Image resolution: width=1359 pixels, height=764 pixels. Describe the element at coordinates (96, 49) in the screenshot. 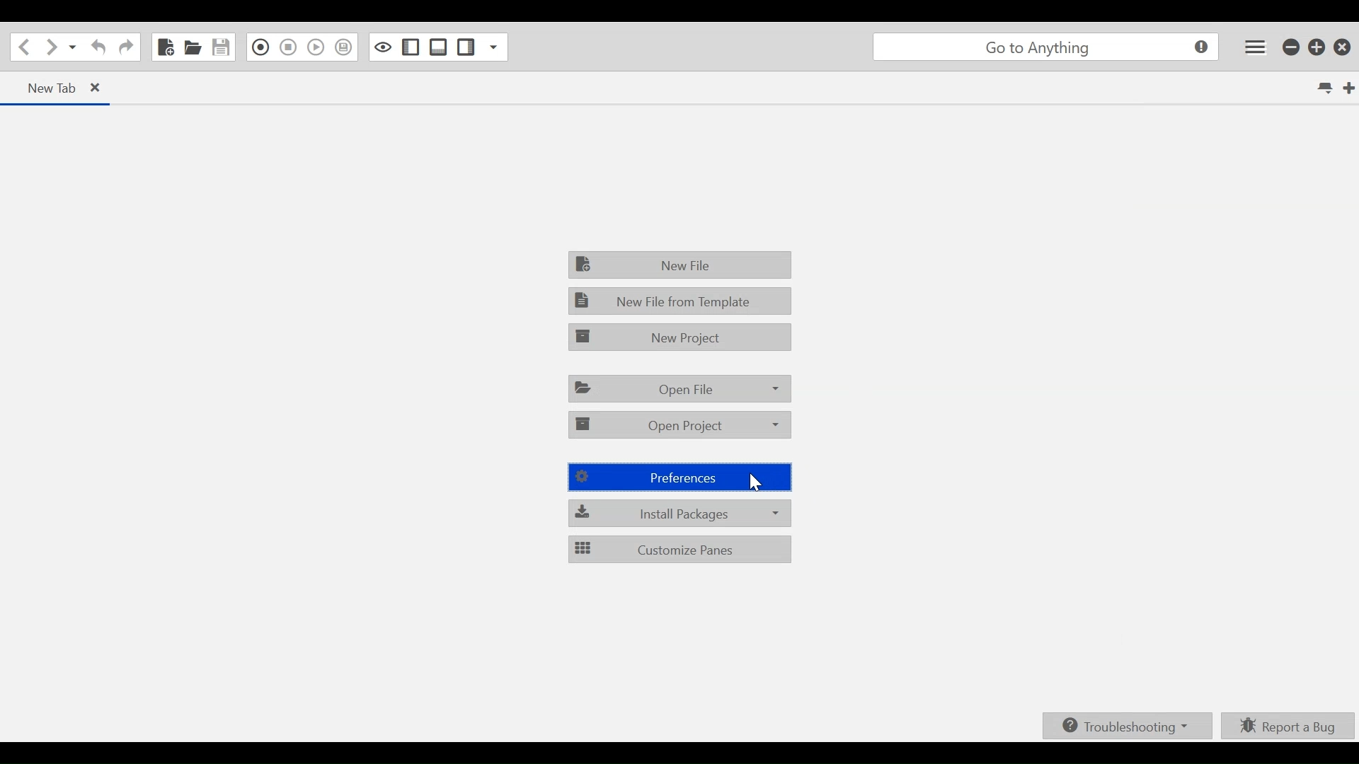

I see `Undo last action` at that location.